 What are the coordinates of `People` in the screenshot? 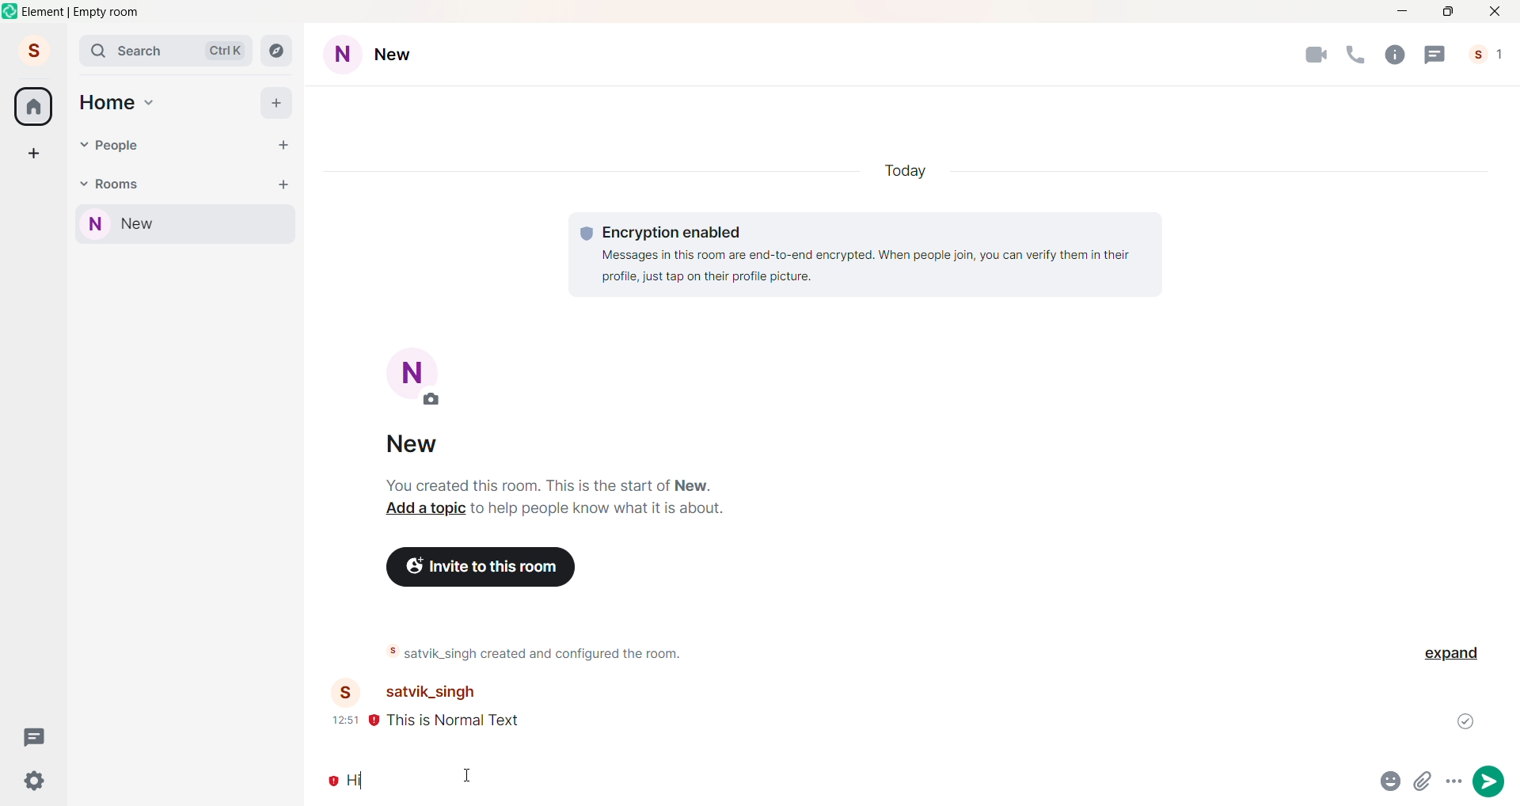 It's located at (1490, 55).